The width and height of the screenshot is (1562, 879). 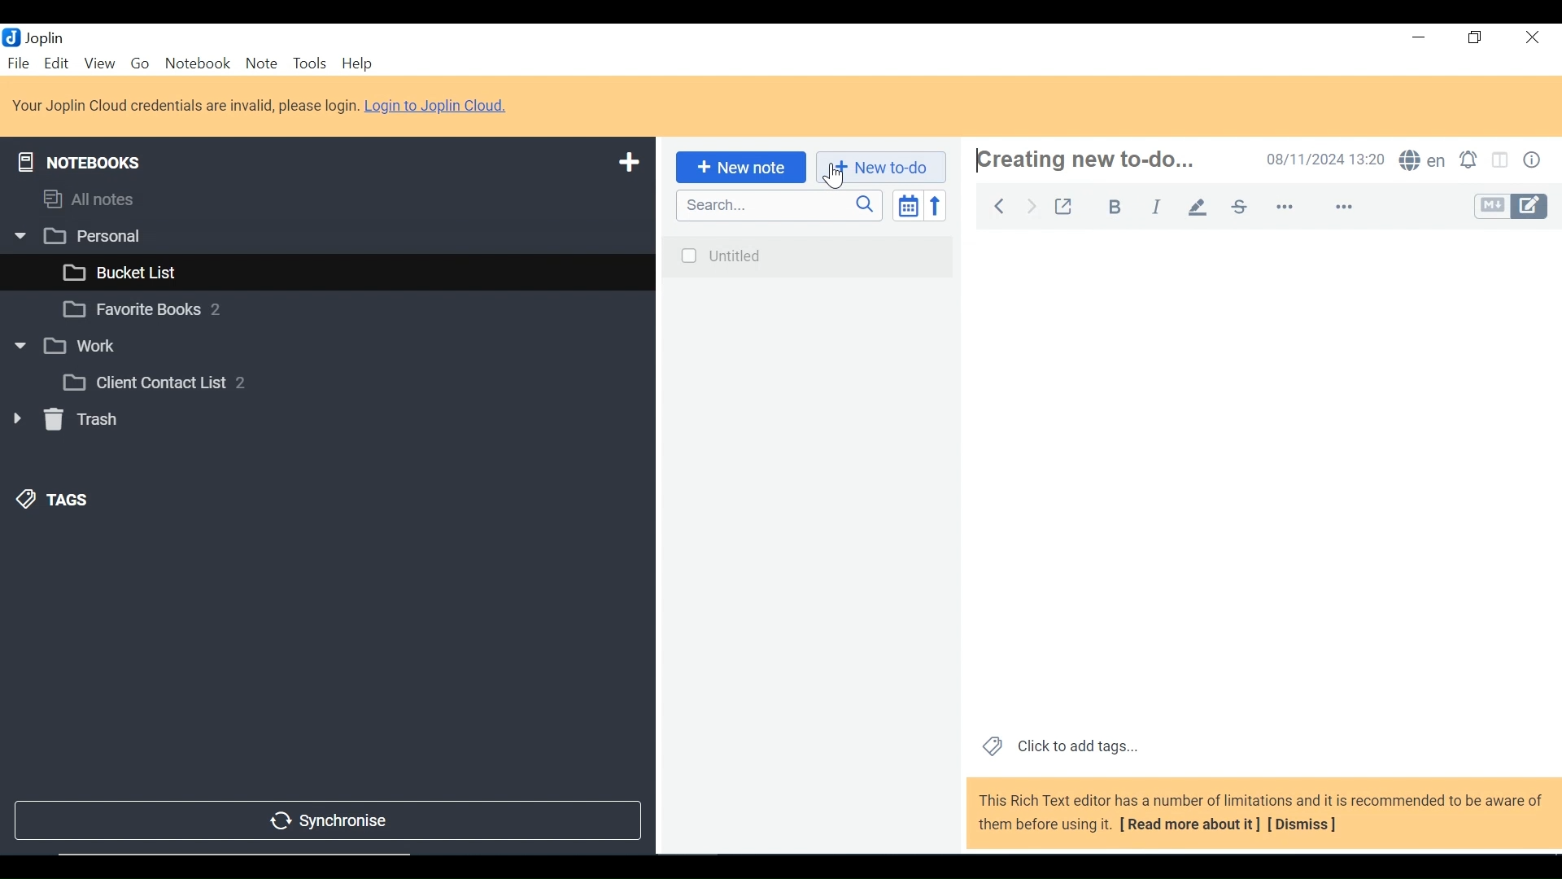 I want to click on cursor, so click(x=831, y=177).